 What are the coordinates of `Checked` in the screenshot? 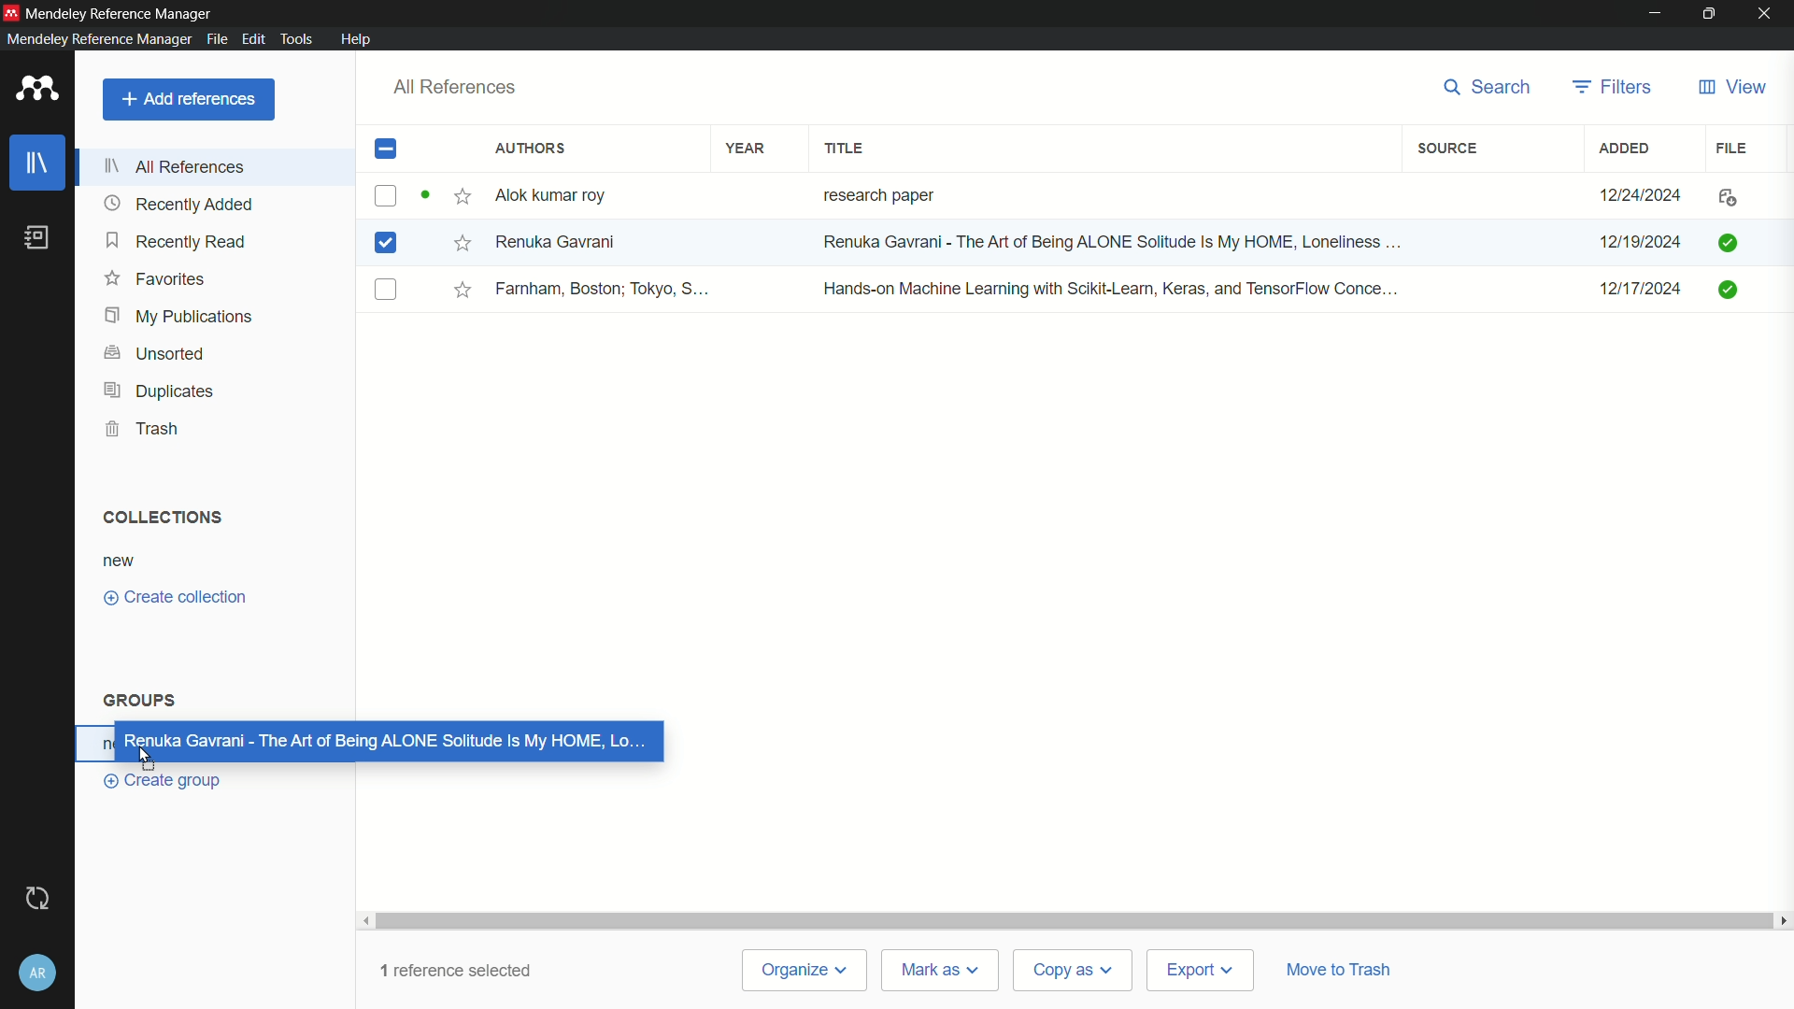 It's located at (1731, 289).